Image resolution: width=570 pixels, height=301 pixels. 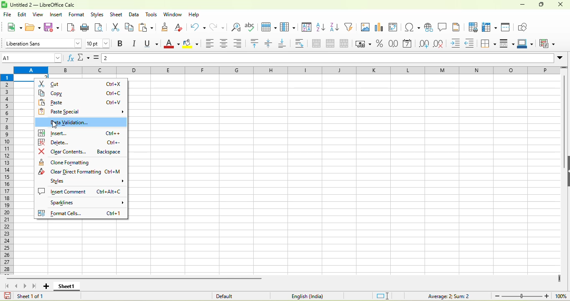 I want to click on cut, so click(x=82, y=85).